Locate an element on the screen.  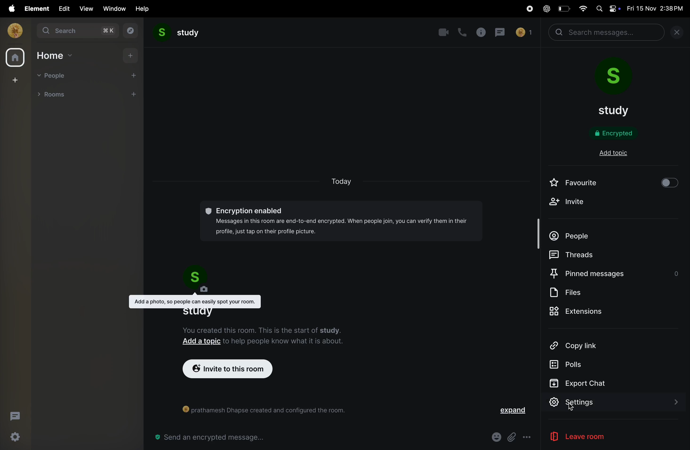
® Encryption enabled
Messages in this room are end-to-end encrypted. When people join, you can verify them in their
profile, just tap on their profile picture. is located at coordinates (340, 221).